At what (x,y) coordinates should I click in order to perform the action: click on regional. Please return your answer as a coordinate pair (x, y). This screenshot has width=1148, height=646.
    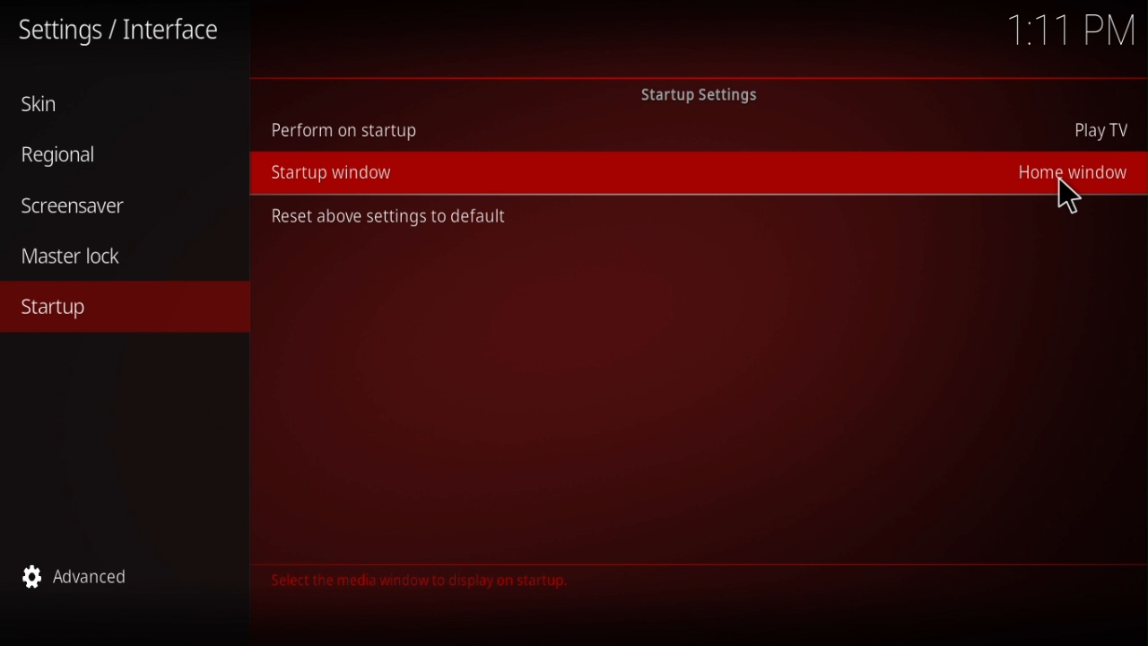
    Looking at the image, I should click on (67, 156).